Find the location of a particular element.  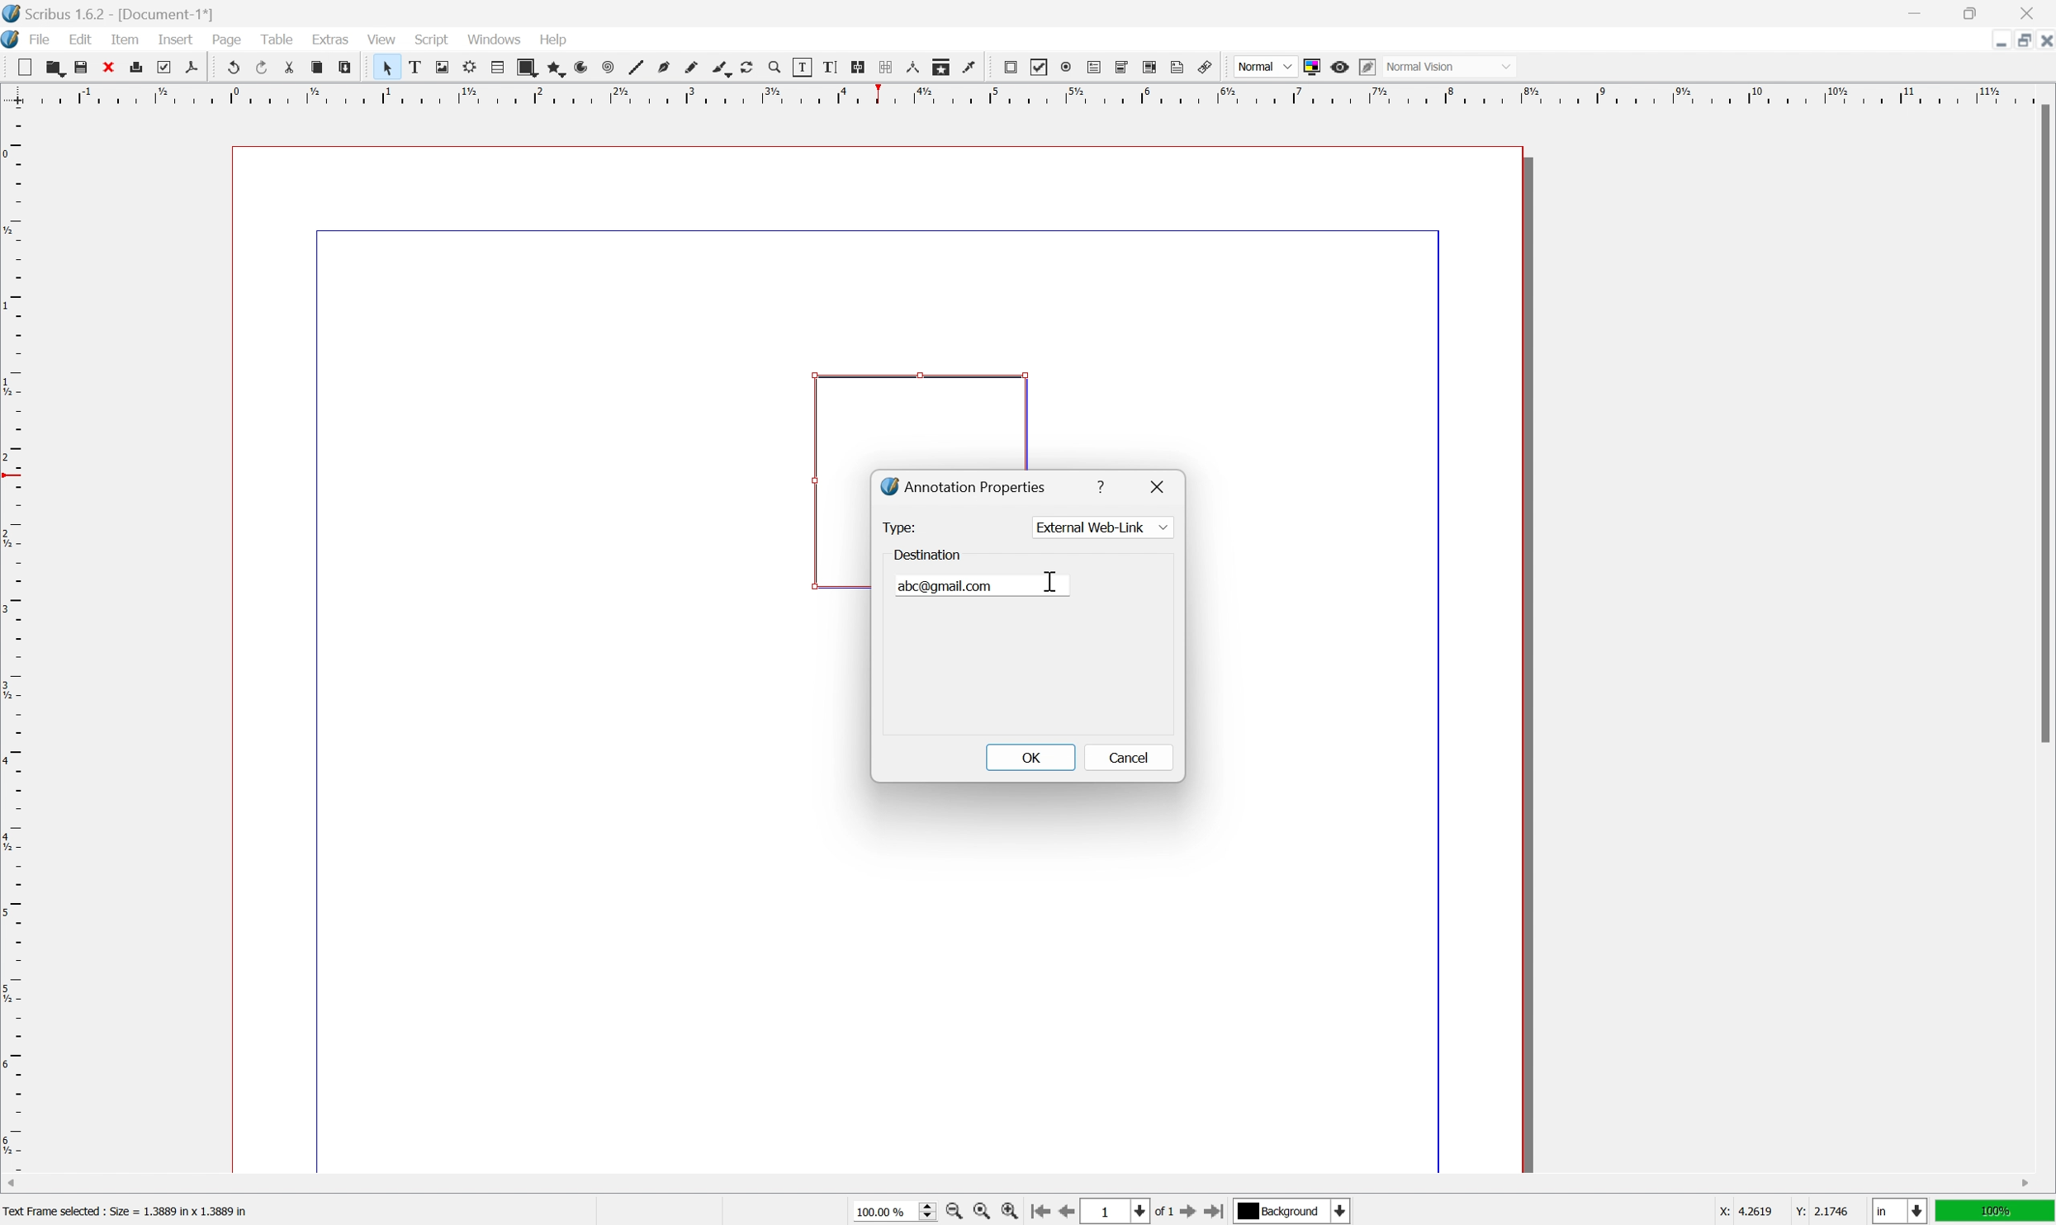

Application name is located at coordinates (110, 13).